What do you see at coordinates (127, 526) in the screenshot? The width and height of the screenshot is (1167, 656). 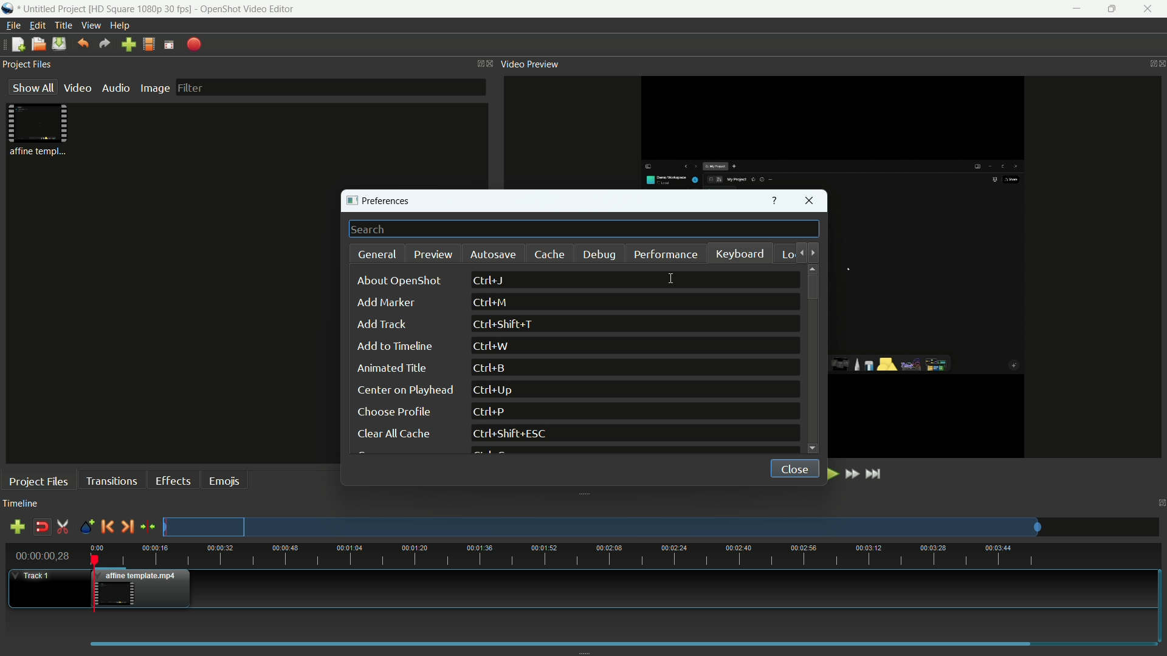 I see `next marker` at bounding box center [127, 526].